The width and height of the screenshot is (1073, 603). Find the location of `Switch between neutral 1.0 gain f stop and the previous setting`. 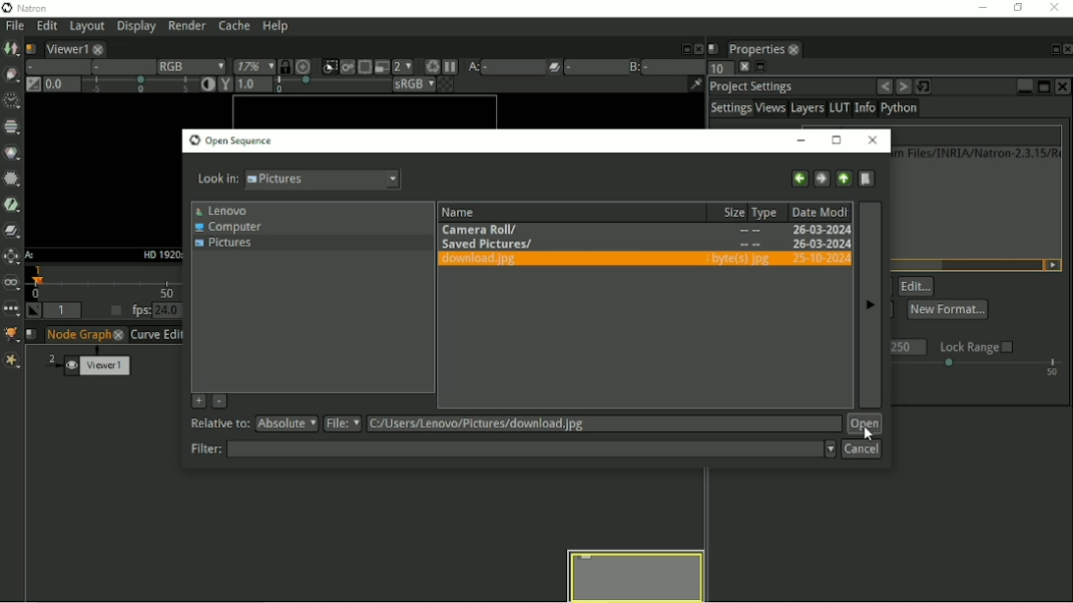

Switch between neutral 1.0 gain f stop and the previous setting is located at coordinates (31, 85).